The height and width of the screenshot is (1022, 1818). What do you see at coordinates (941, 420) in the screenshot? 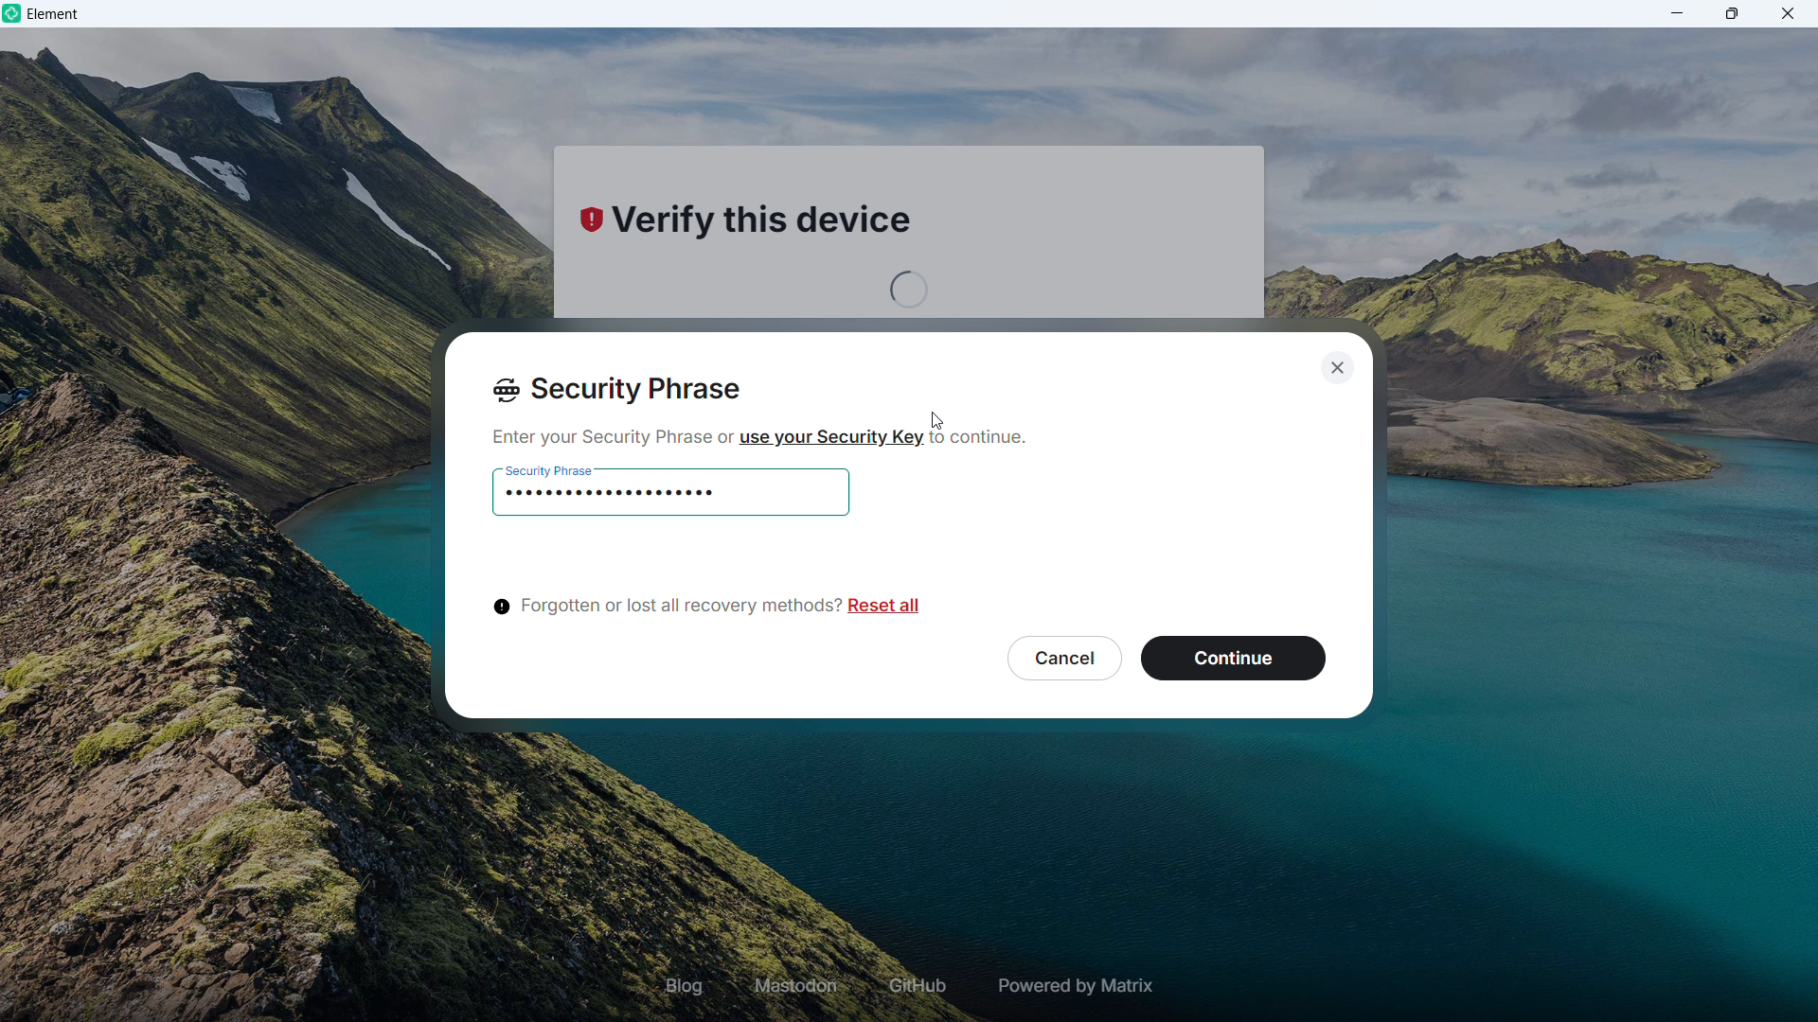
I see `cursor movement` at bounding box center [941, 420].